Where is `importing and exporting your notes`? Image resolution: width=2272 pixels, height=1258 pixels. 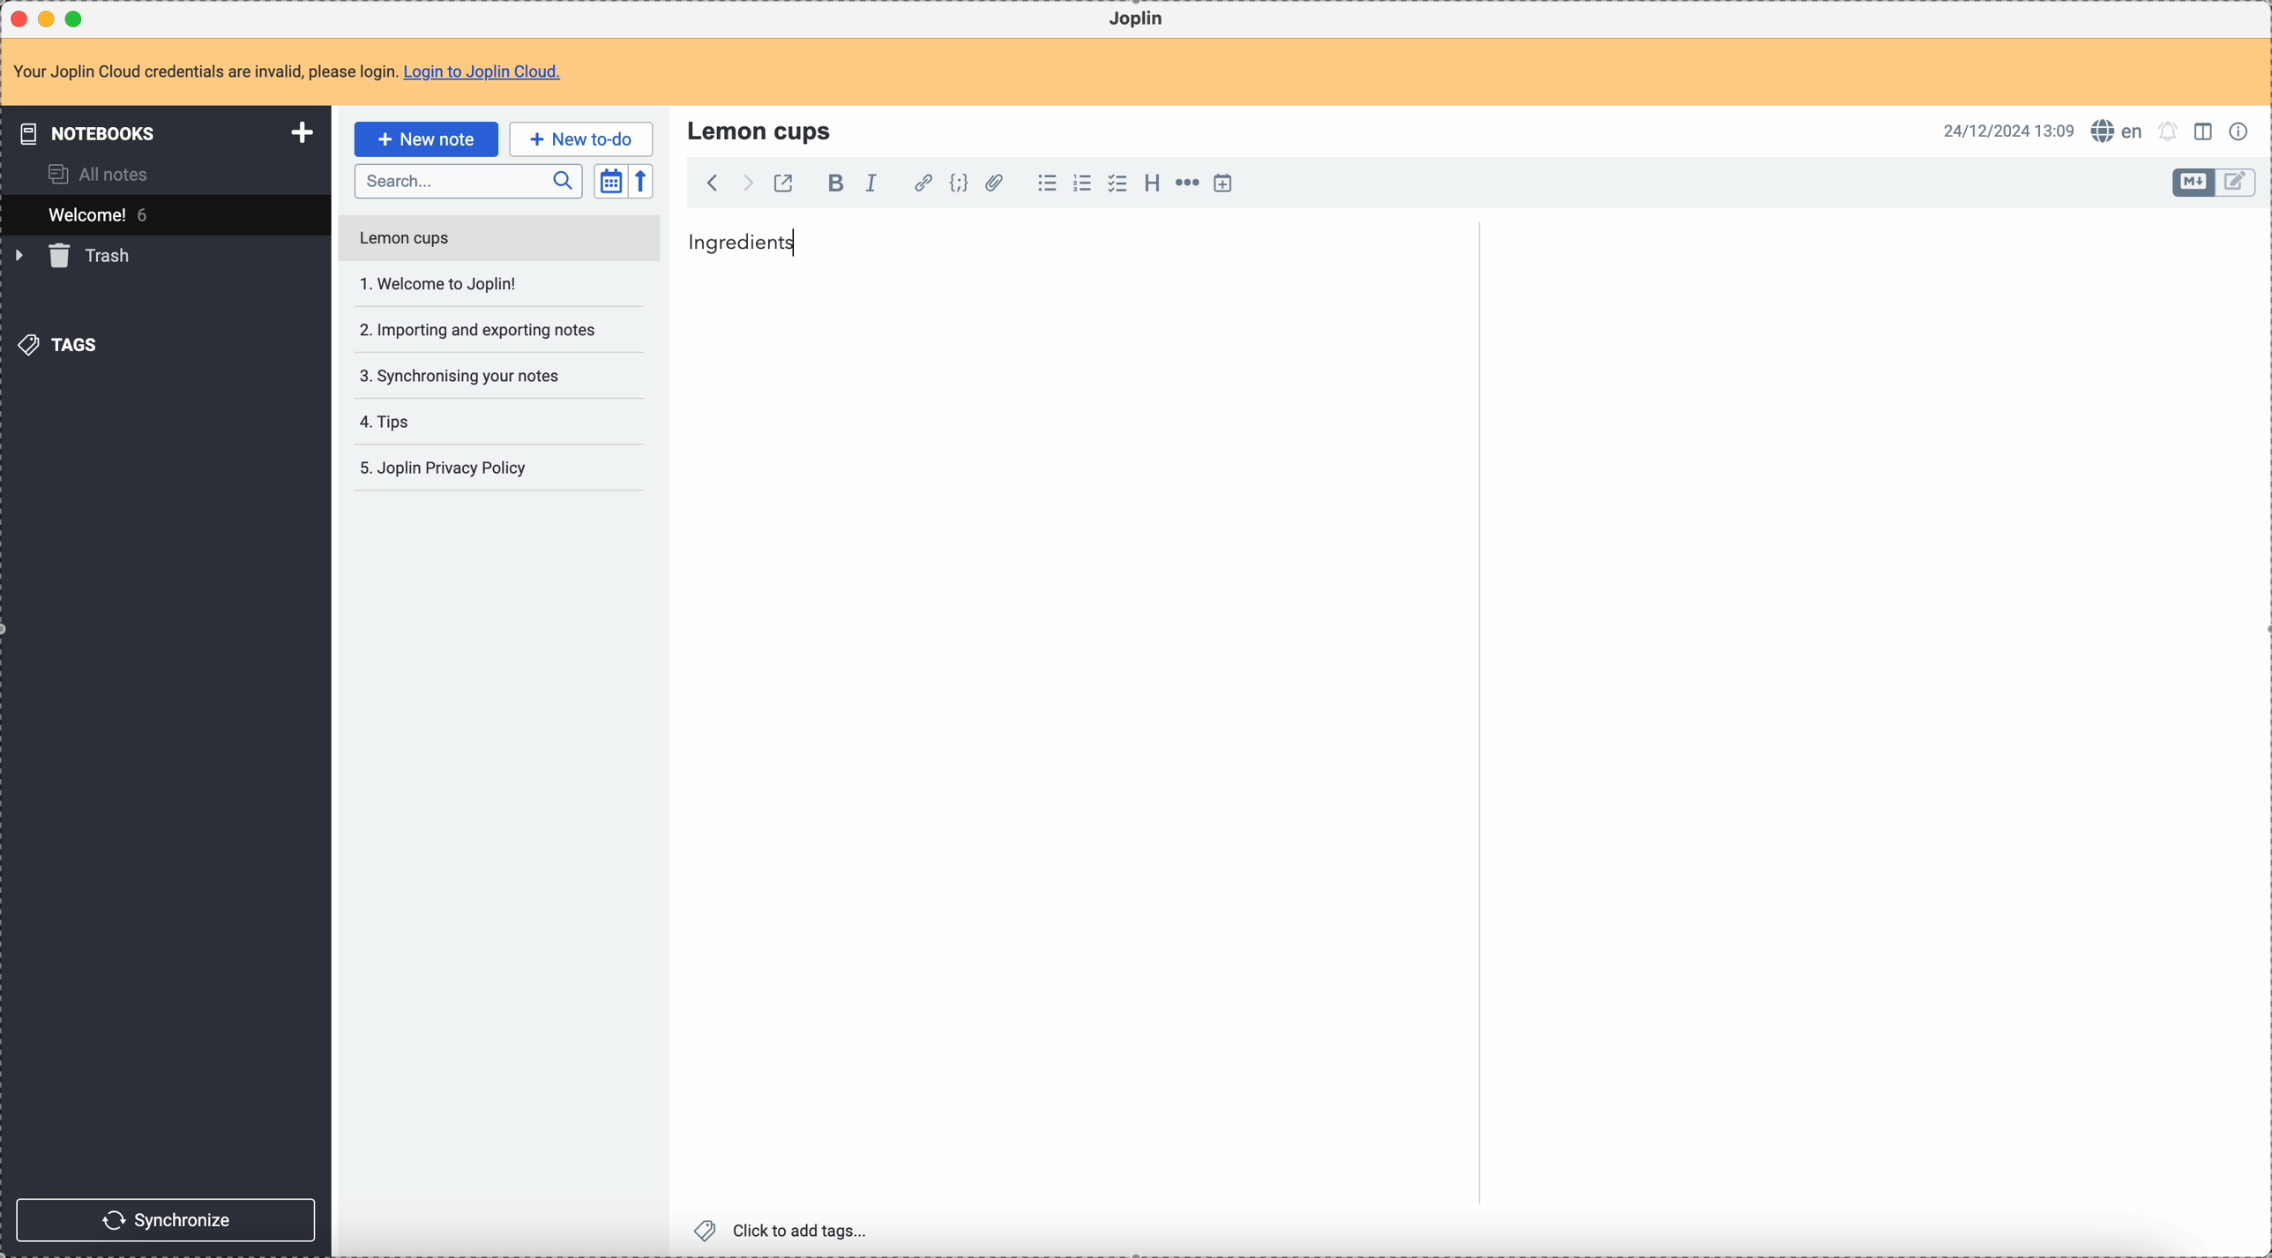
importing and exporting your notes is located at coordinates (480, 330).